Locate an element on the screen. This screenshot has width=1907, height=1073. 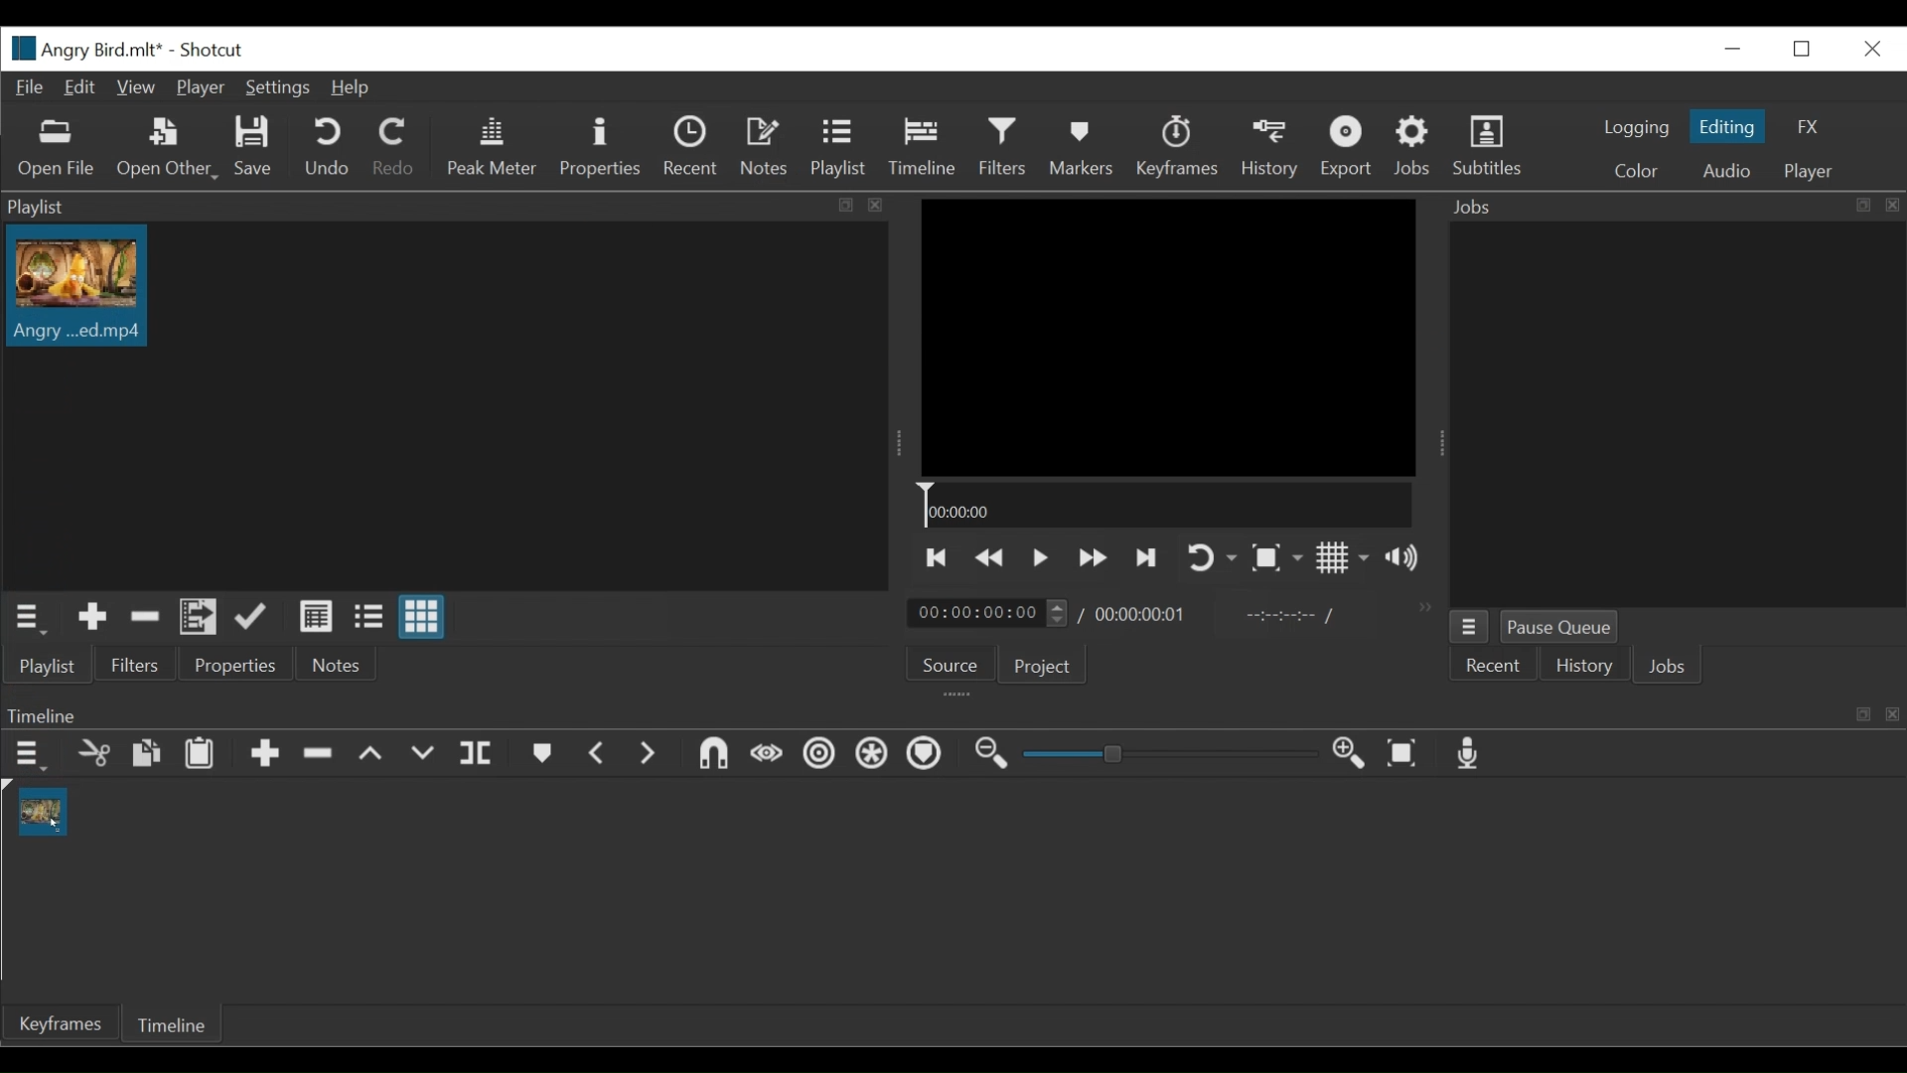
Jobs is located at coordinates (1671, 205).